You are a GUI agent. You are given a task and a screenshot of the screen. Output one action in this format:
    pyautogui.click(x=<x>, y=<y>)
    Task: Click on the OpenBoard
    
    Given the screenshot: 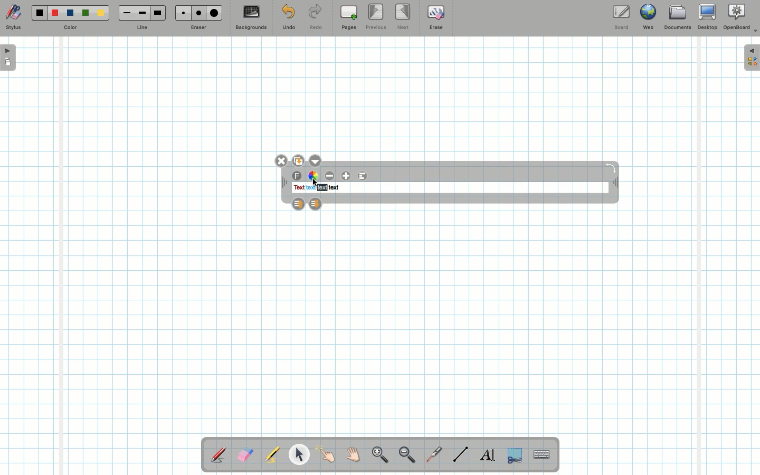 What is the action you would take?
    pyautogui.click(x=740, y=17)
    